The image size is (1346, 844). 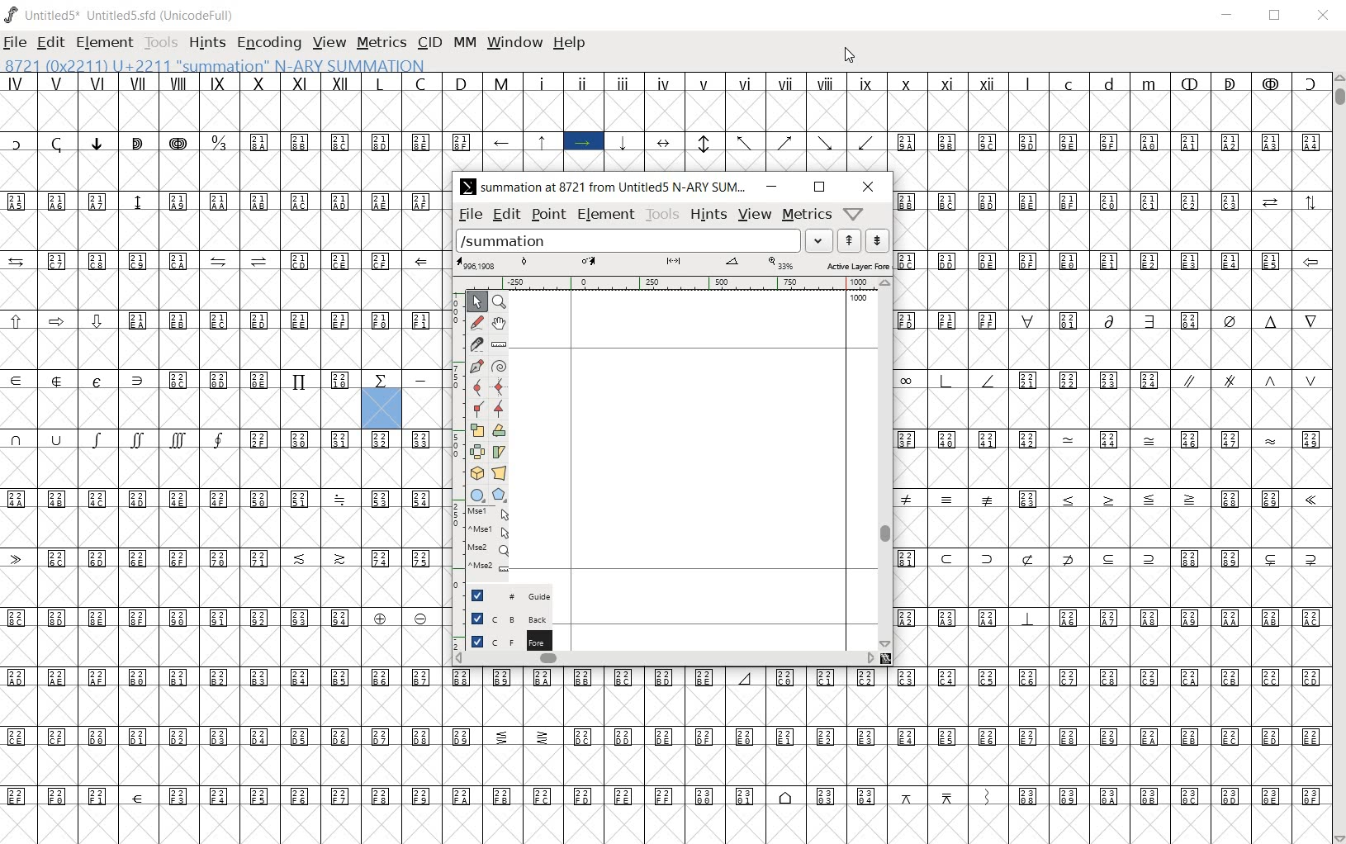 I want to click on MINIMIZE, so click(x=1227, y=16).